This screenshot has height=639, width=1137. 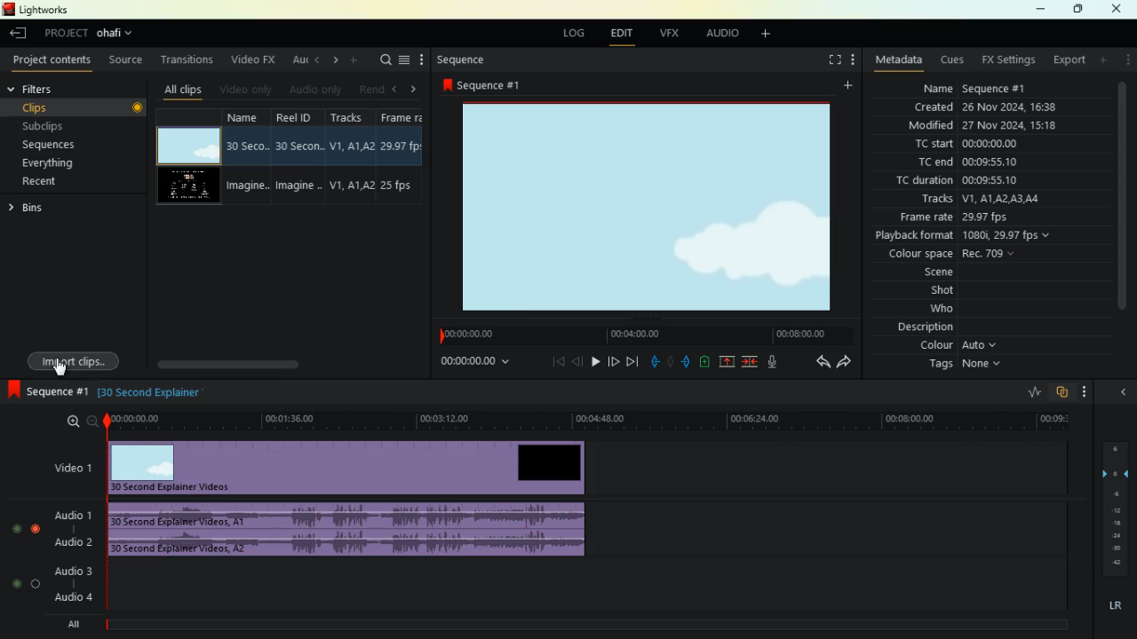 What do you see at coordinates (955, 218) in the screenshot?
I see `frame rate` at bounding box center [955, 218].